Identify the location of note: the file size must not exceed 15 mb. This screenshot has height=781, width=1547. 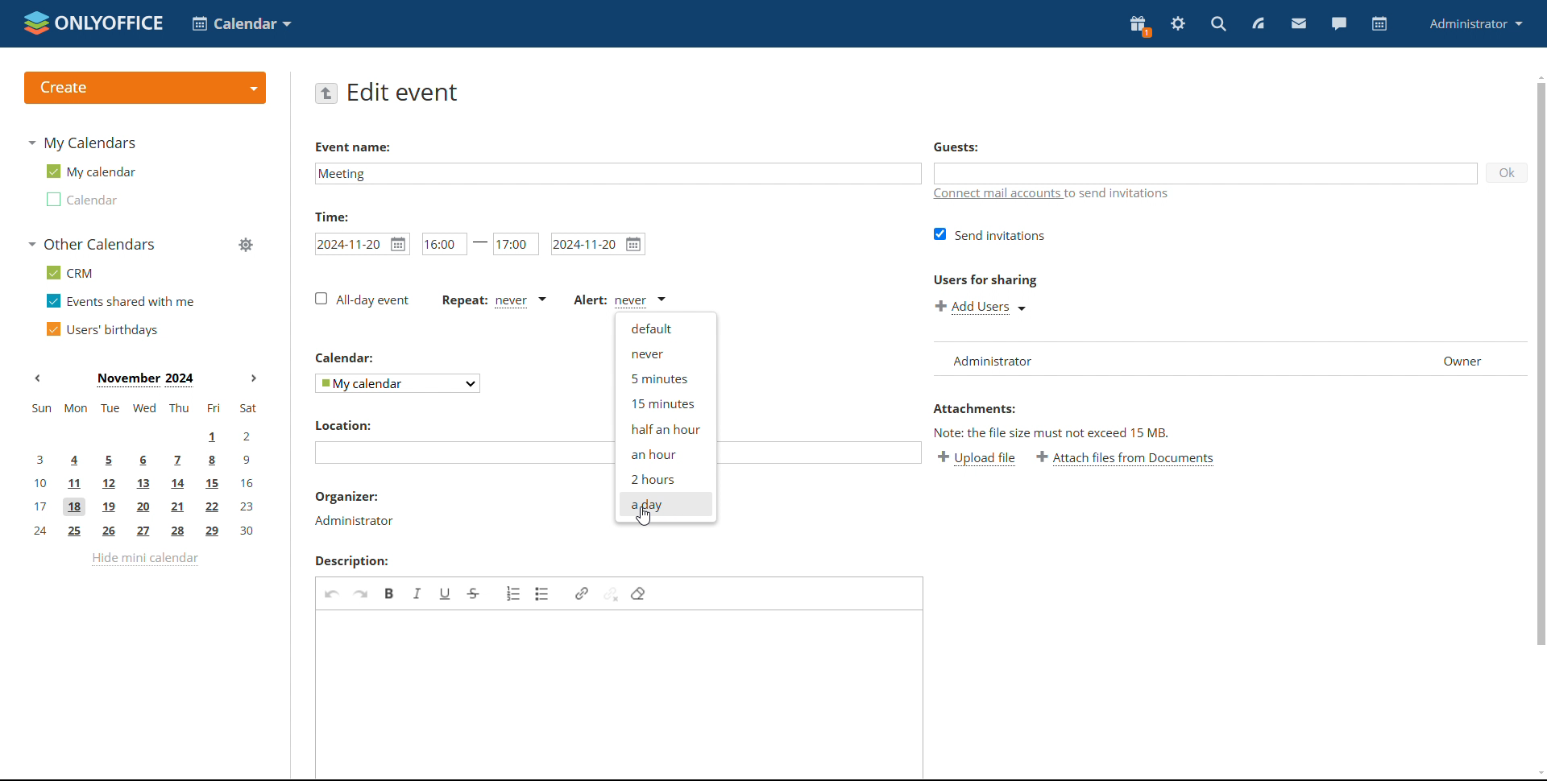
(1052, 433).